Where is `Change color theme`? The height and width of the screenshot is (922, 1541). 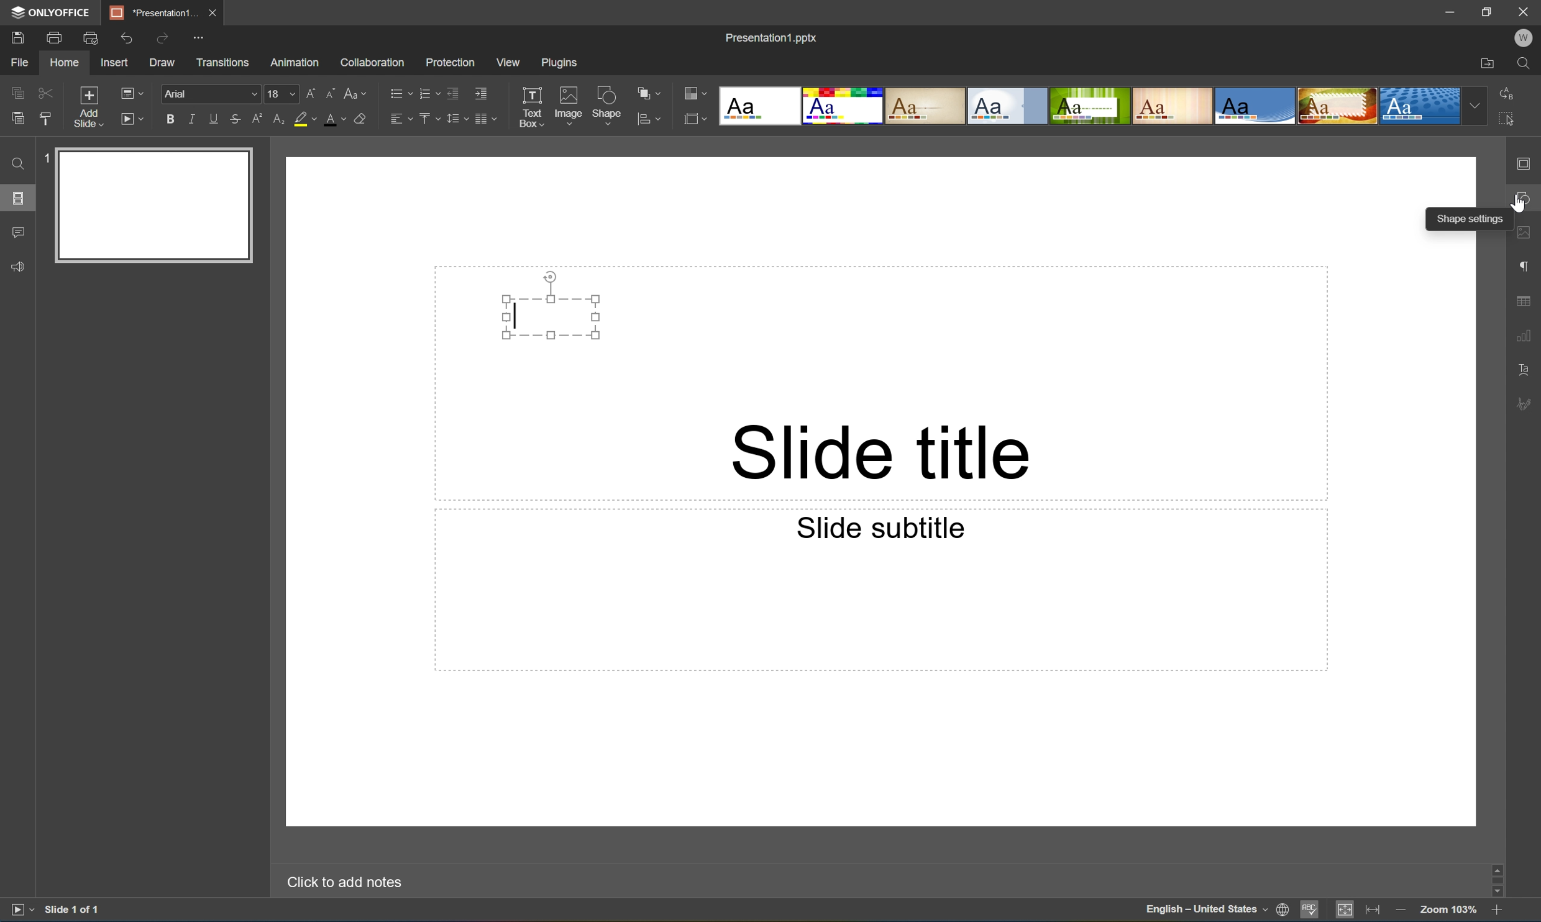
Change color theme is located at coordinates (695, 94).